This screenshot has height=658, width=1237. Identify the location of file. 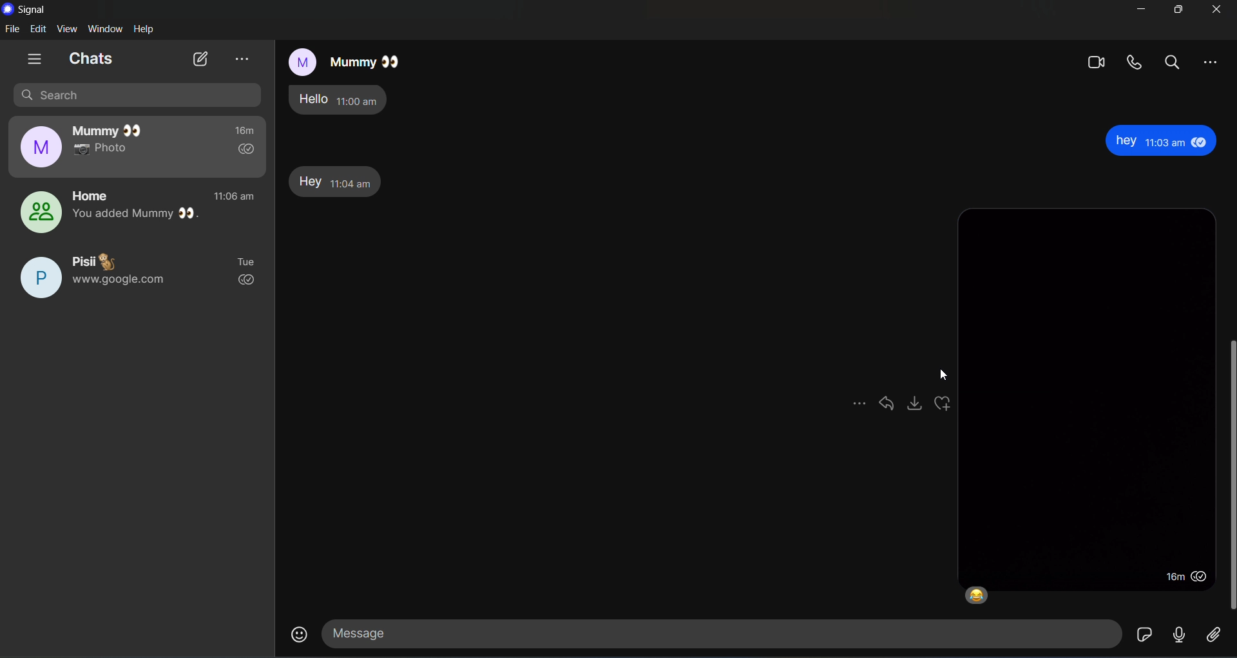
(12, 30).